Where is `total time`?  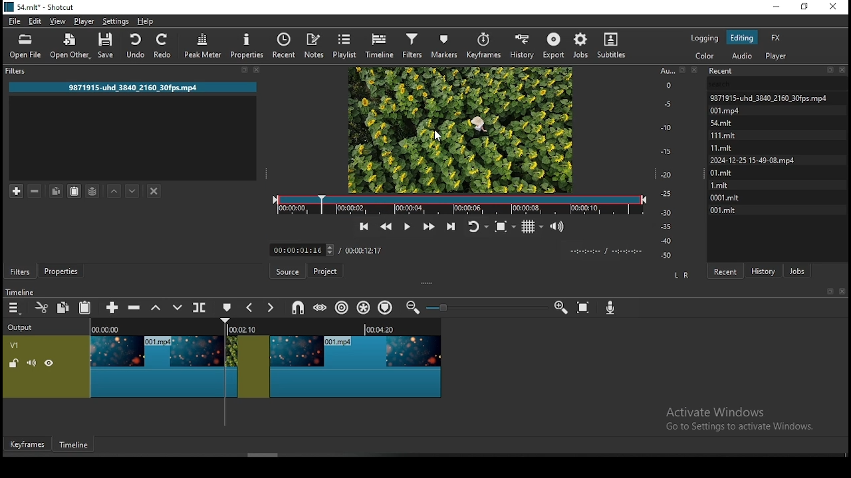
total time is located at coordinates (364, 250).